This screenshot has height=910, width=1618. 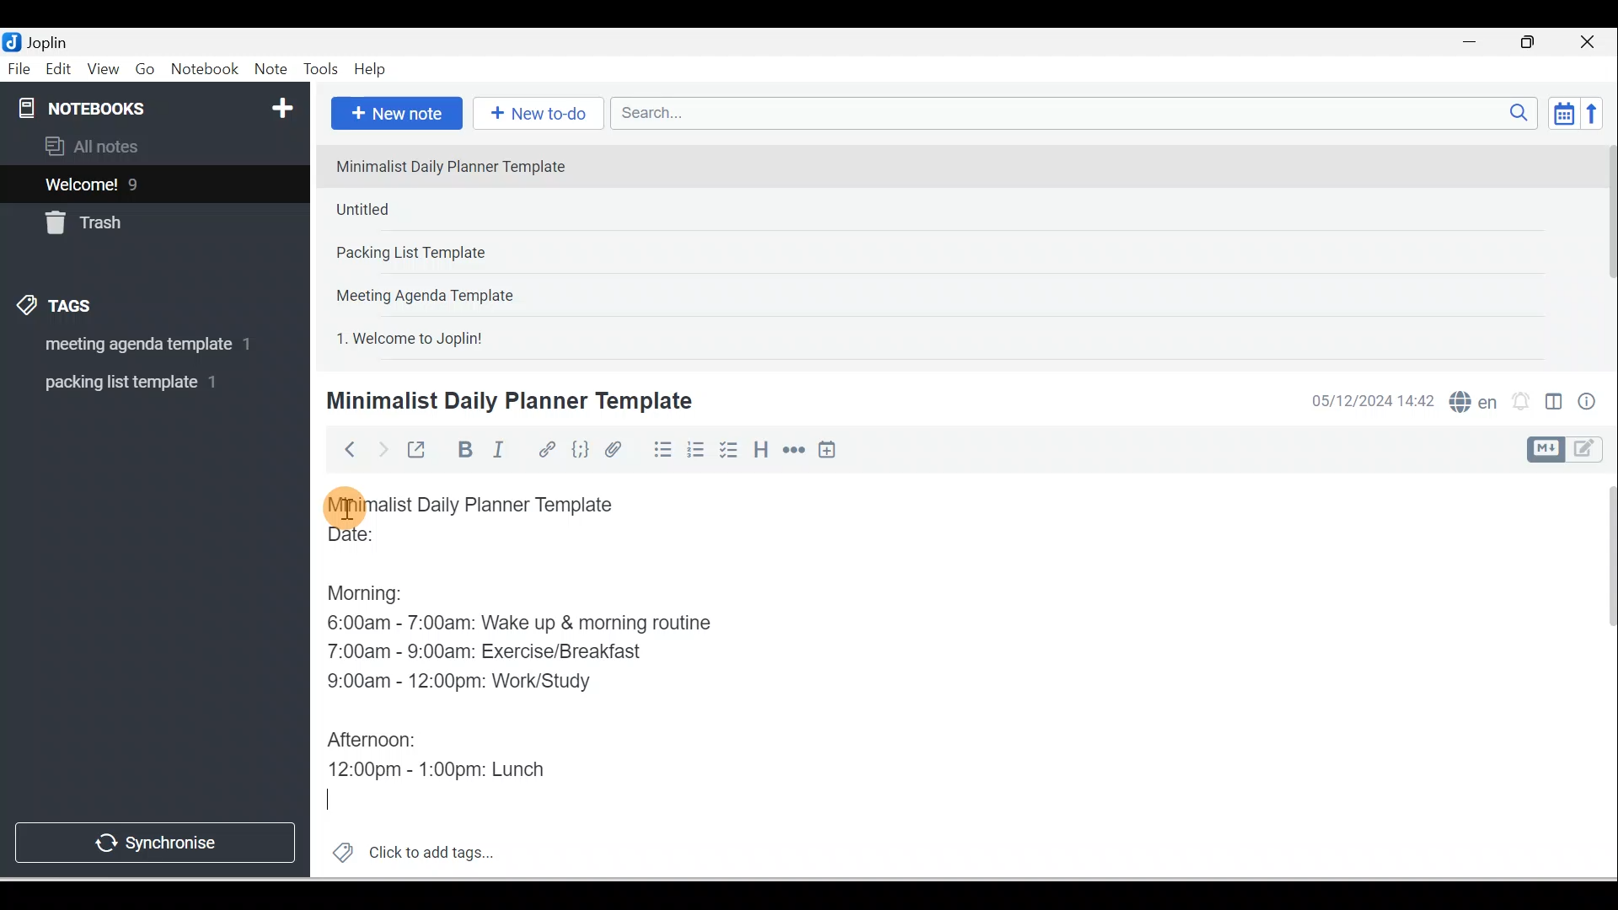 I want to click on Set alarm, so click(x=1519, y=402).